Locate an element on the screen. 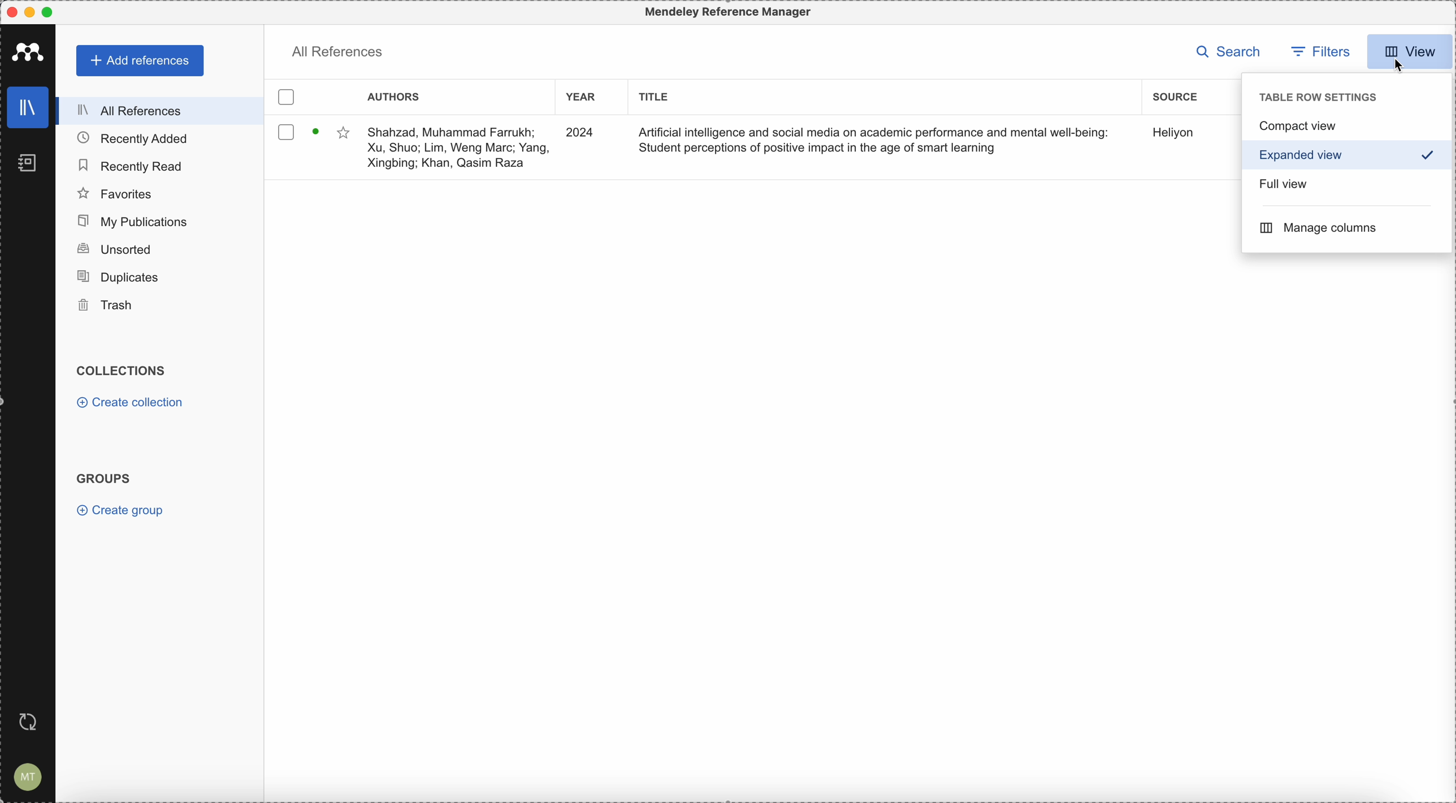 The image size is (1456, 803). all references is located at coordinates (340, 50).